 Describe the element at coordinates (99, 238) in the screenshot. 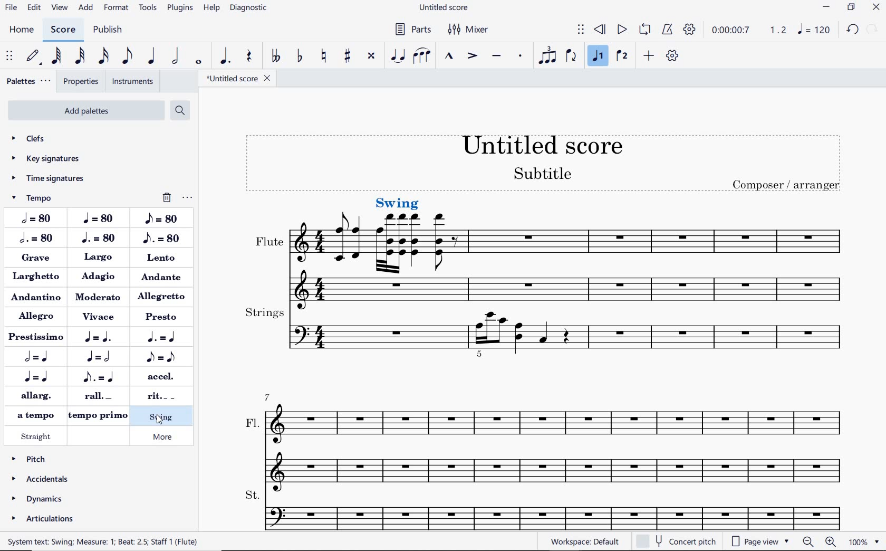

I see `DOTTED QUARTER NOTE` at that location.